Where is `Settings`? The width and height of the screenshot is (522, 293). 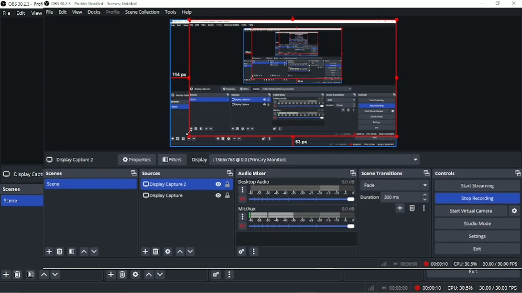 Settings is located at coordinates (515, 210).